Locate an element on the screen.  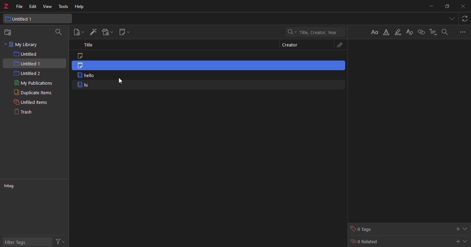
untitled is located at coordinates (26, 54).